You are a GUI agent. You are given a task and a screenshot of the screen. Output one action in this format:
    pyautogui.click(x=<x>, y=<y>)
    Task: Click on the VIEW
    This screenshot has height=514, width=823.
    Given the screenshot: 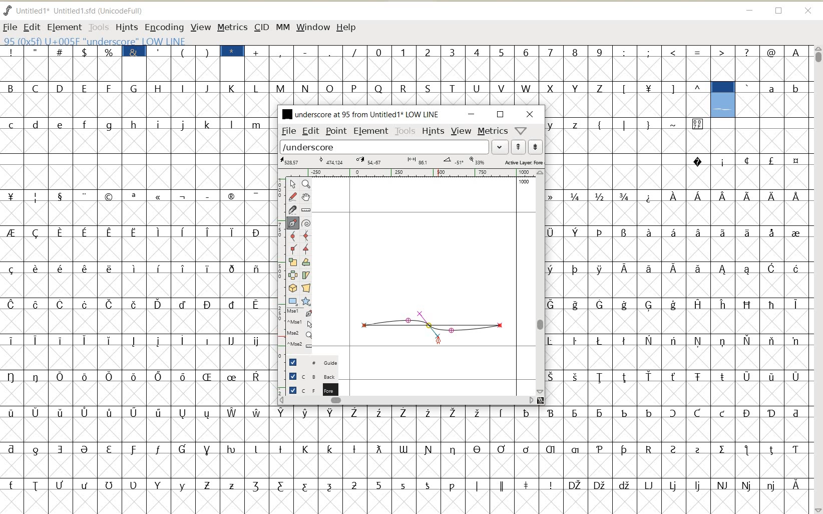 What is the action you would take?
    pyautogui.click(x=461, y=130)
    